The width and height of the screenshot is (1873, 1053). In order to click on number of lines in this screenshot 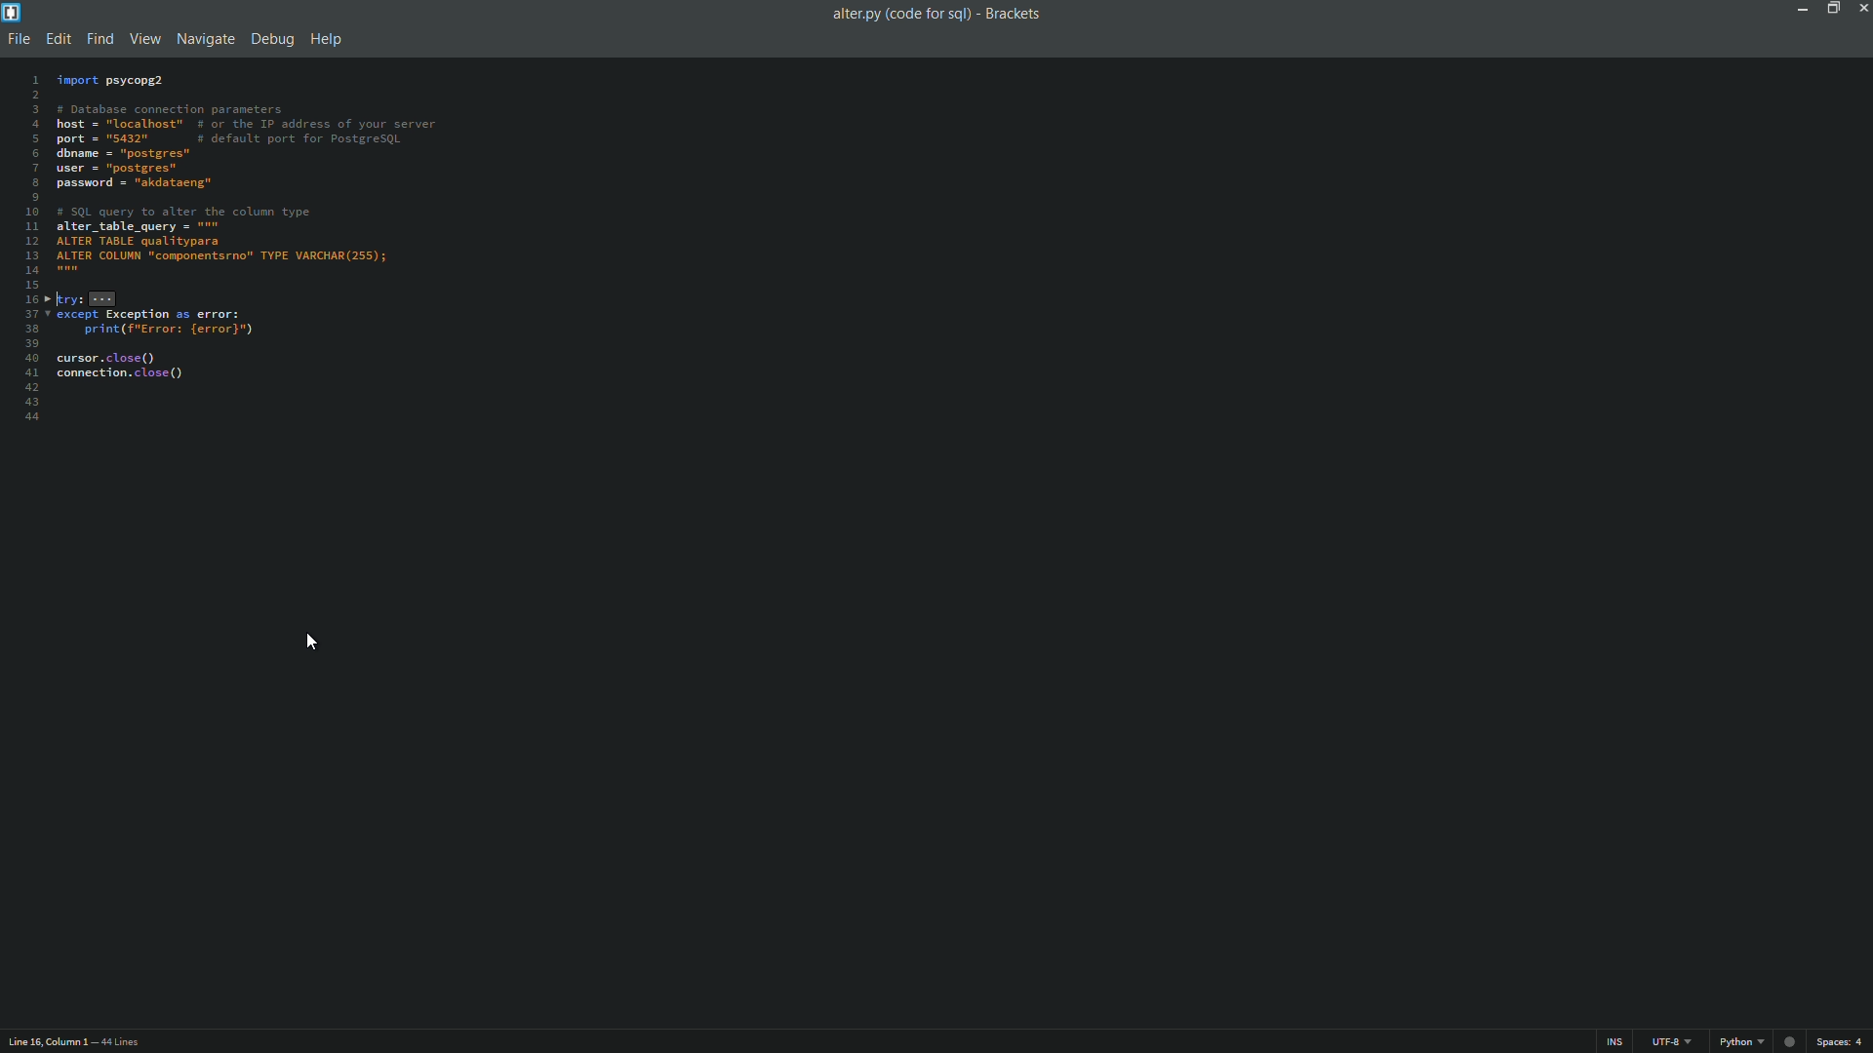, I will do `click(174, 1044)`.